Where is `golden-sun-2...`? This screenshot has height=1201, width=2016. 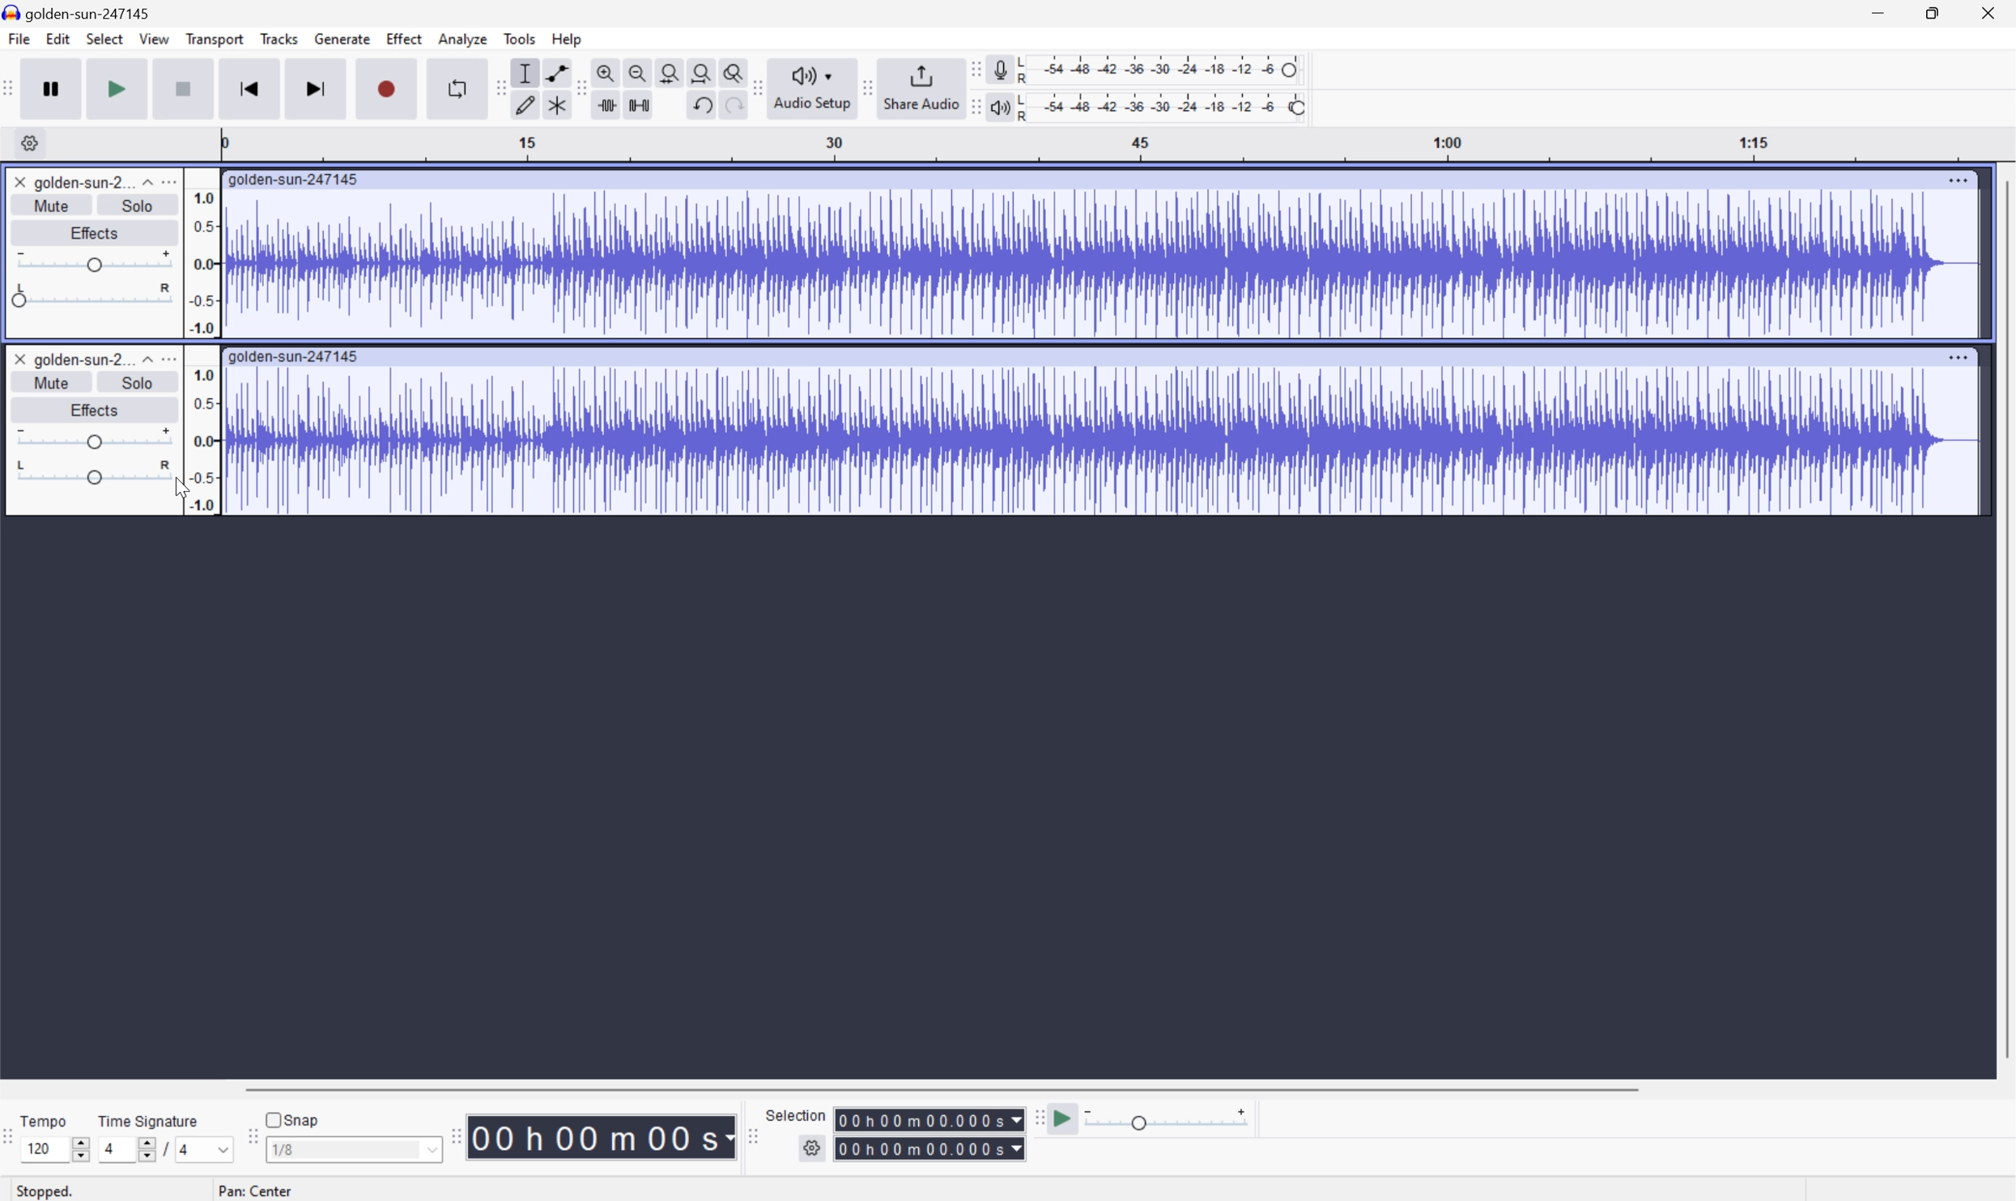 golden-sun-2... is located at coordinates (79, 362).